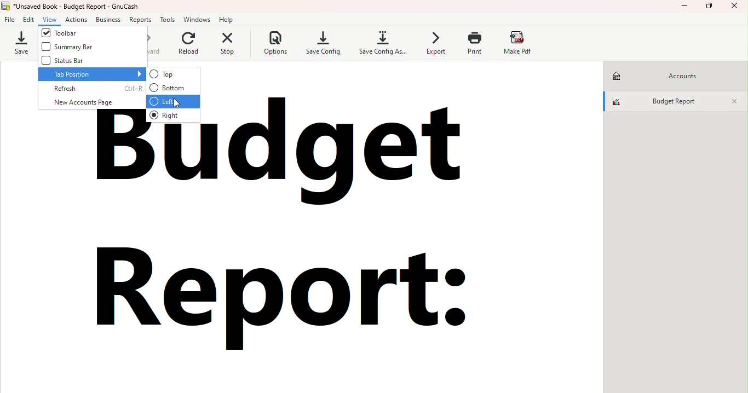 Image resolution: width=748 pixels, height=393 pixels. I want to click on Actions, so click(76, 19).